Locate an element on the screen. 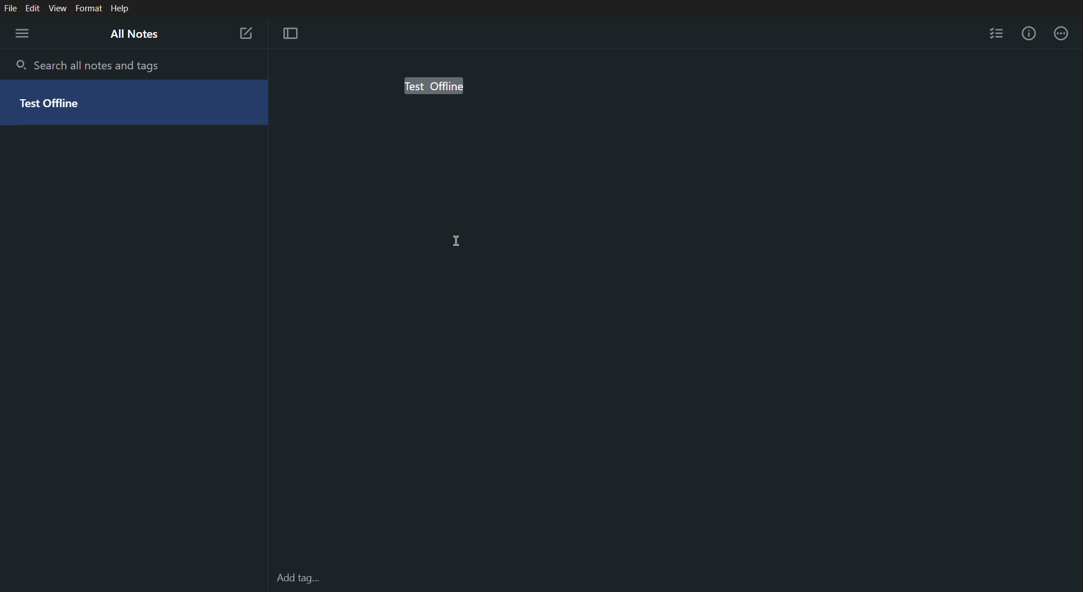 Image resolution: width=1083 pixels, height=592 pixels. File is located at coordinates (11, 7).